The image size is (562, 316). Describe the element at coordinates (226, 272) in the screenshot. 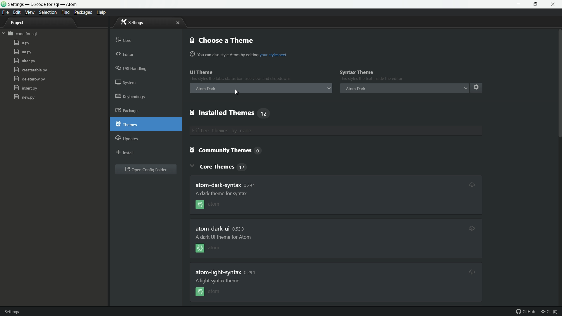

I see `atom light syntax` at that location.